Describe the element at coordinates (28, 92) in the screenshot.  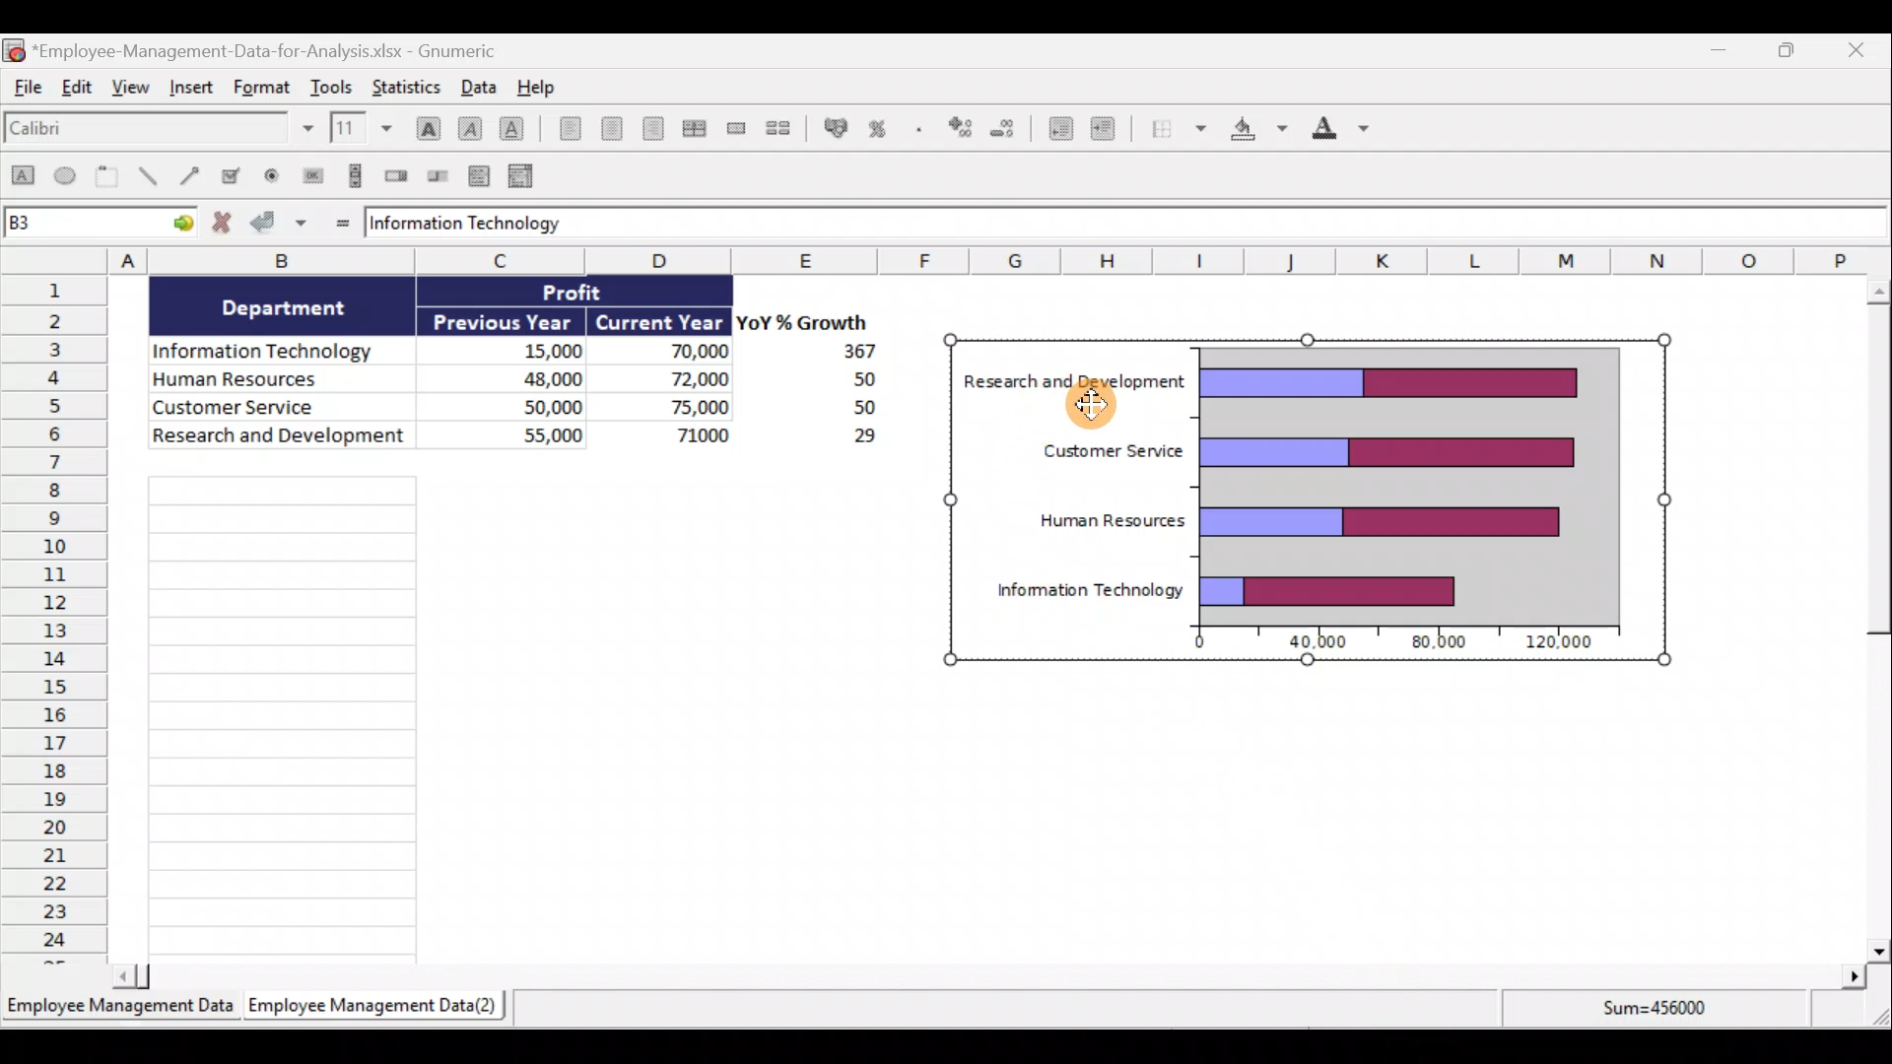
I see `File` at that location.